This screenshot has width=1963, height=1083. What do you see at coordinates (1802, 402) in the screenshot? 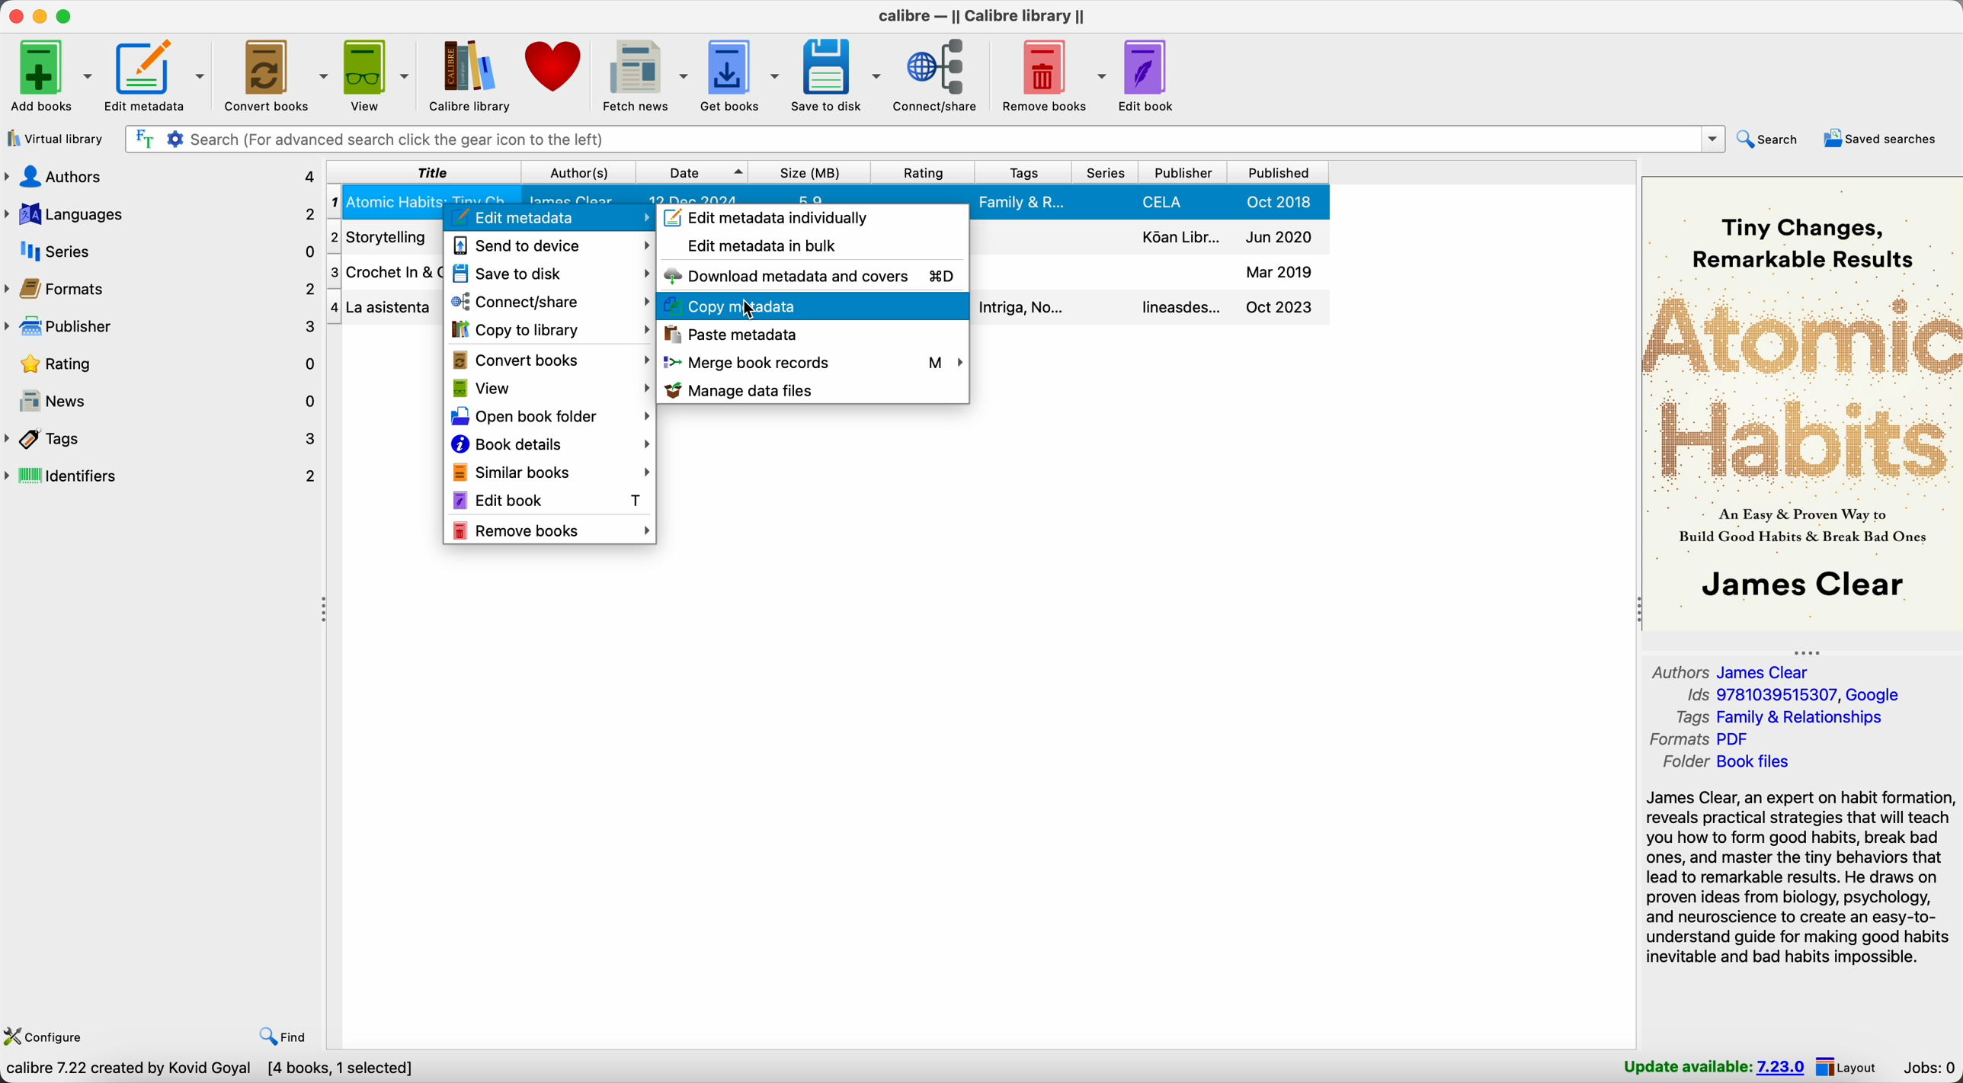
I see `book cover preview` at bounding box center [1802, 402].